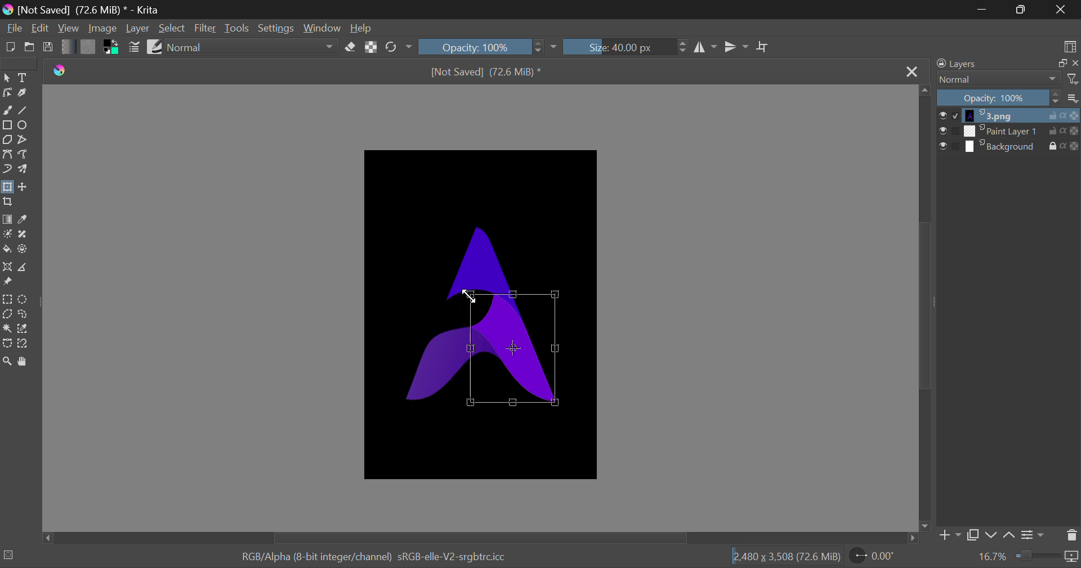 The height and width of the screenshot is (568, 1081). Describe the element at coordinates (998, 81) in the screenshot. I see `Blending Modes` at that location.